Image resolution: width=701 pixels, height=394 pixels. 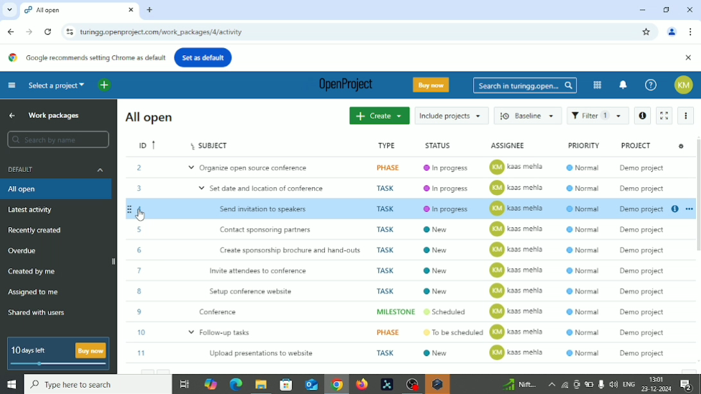 What do you see at coordinates (105, 85) in the screenshot?
I see `Open quick add menu` at bounding box center [105, 85].